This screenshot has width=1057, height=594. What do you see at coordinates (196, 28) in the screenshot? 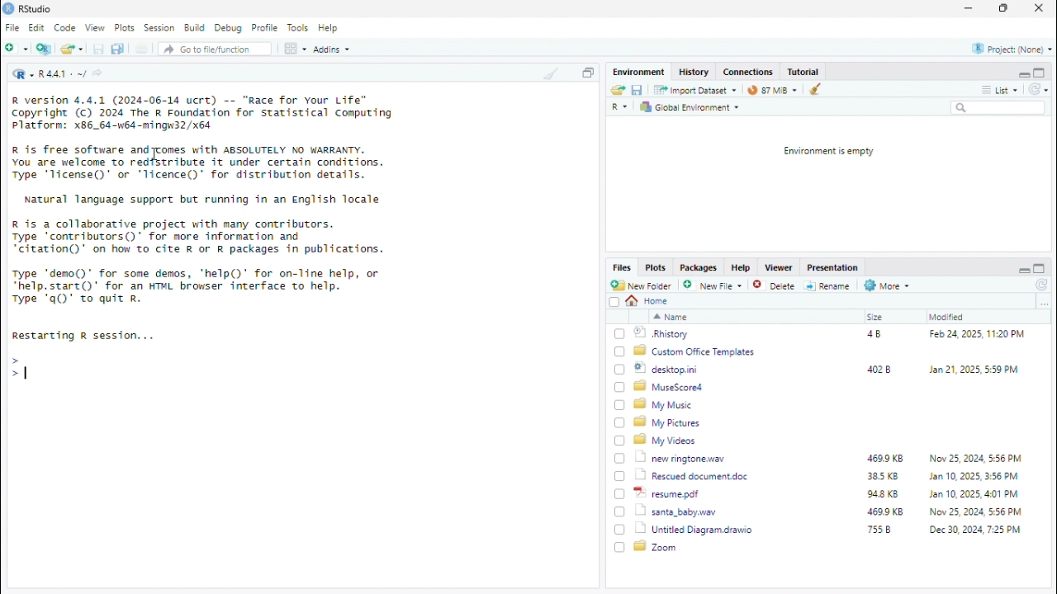
I see `Build` at bounding box center [196, 28].